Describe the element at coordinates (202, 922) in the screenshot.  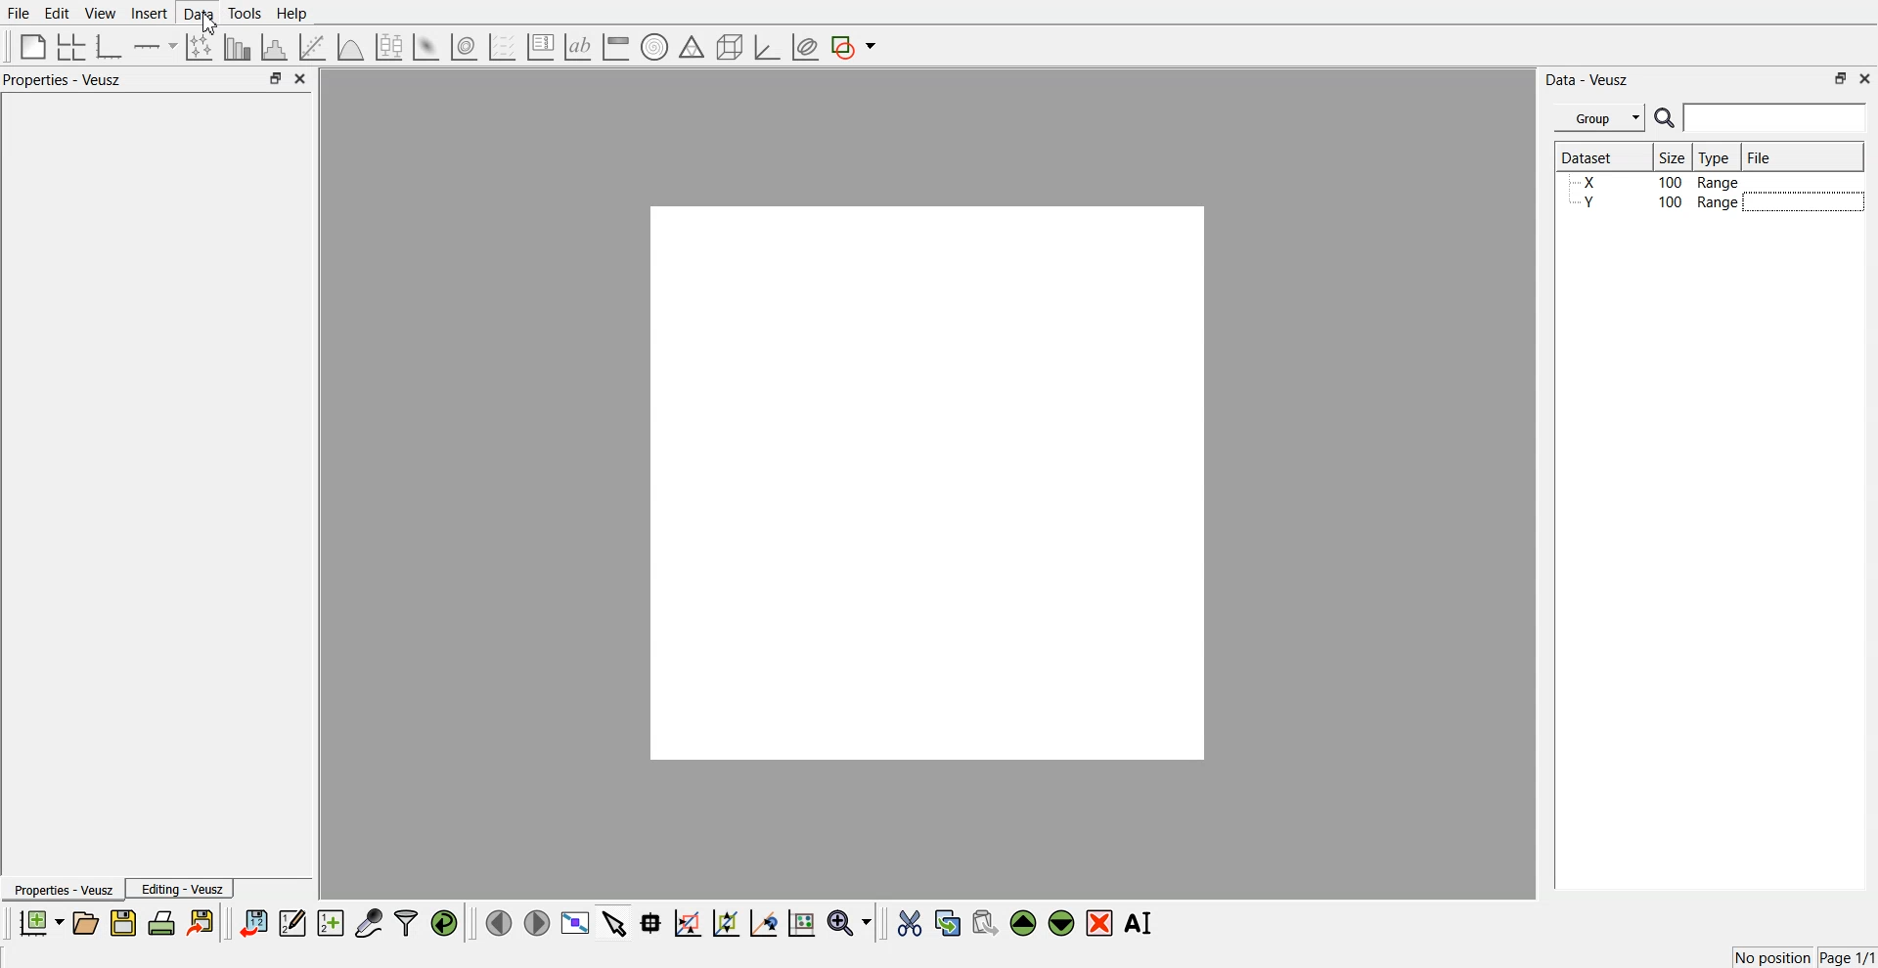
I see `Export to graphic format` at that location.